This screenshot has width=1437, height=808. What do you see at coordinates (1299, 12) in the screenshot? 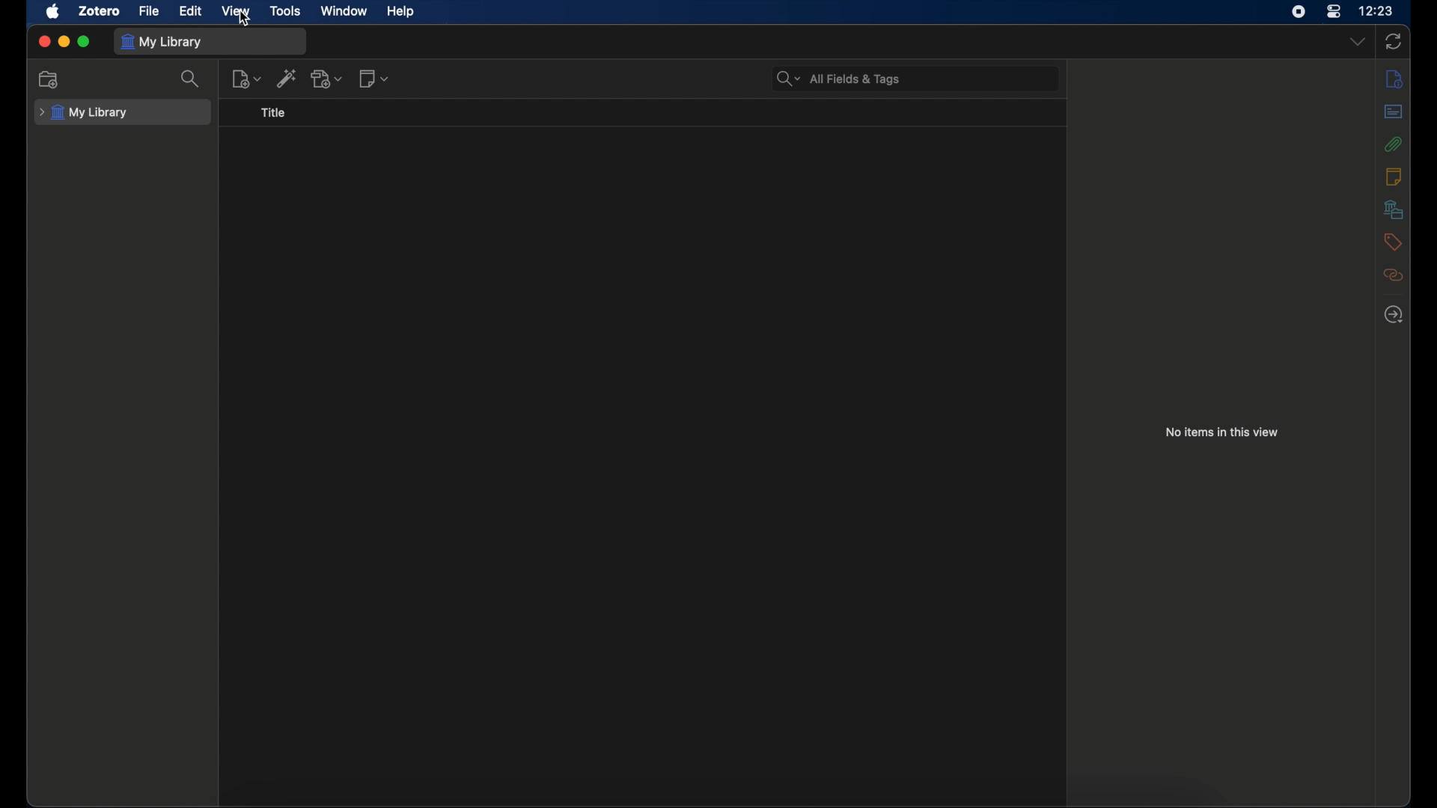
I see `screen recorder` at bounding box center [1299, 12].